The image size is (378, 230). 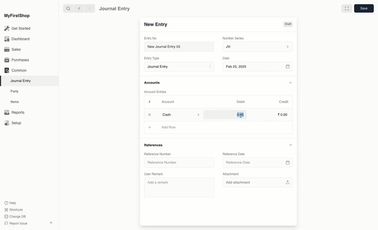 What do you see at coordinates (17, 16) in the screenshot?
I see `MyFirstShop` at bounding box center [17, 16].